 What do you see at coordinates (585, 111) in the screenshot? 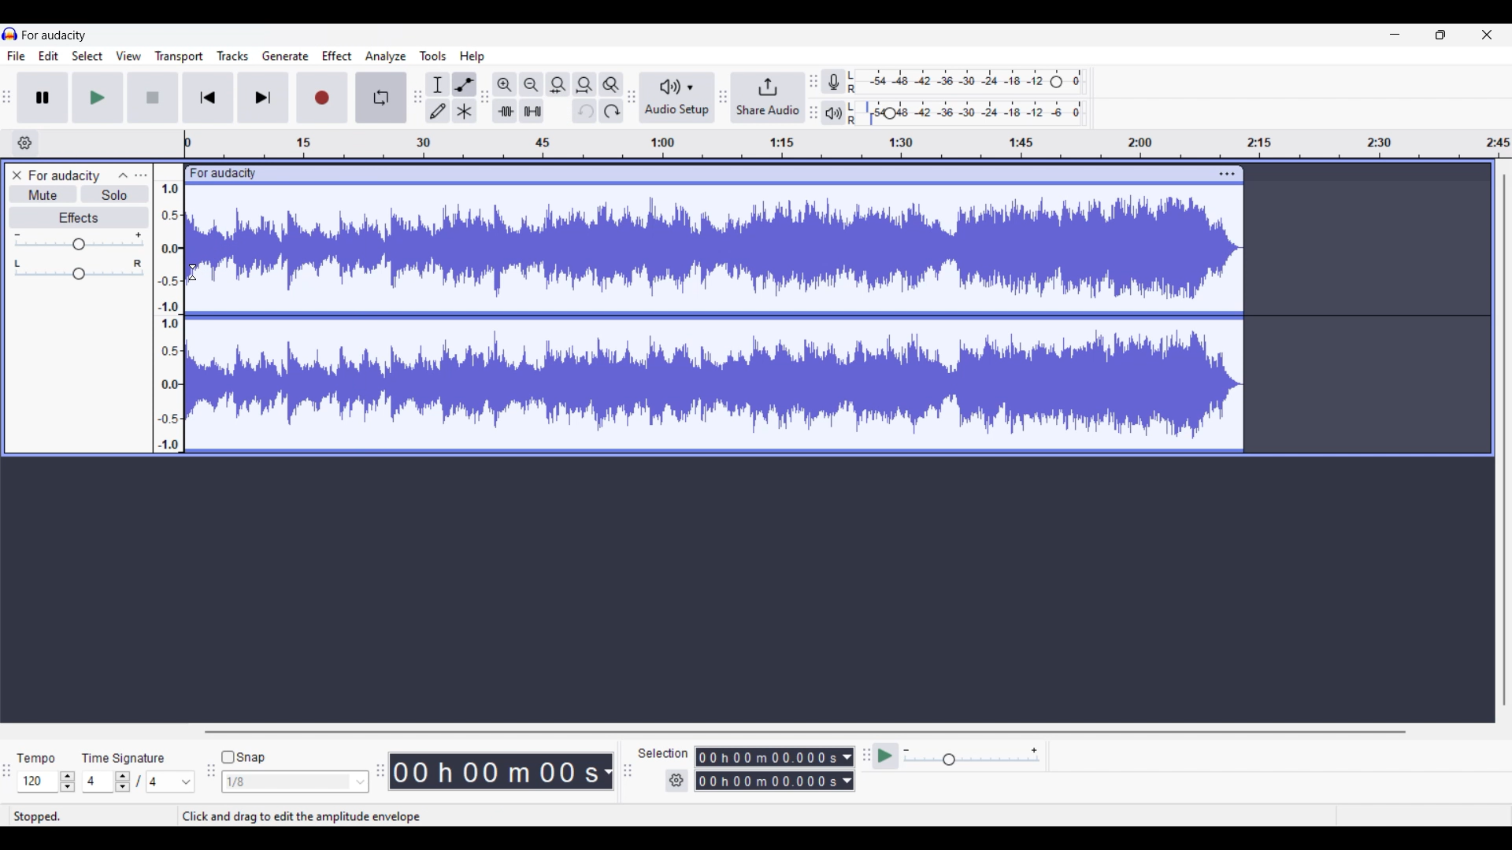
I see `Undo` at bounding box center [585, 111].